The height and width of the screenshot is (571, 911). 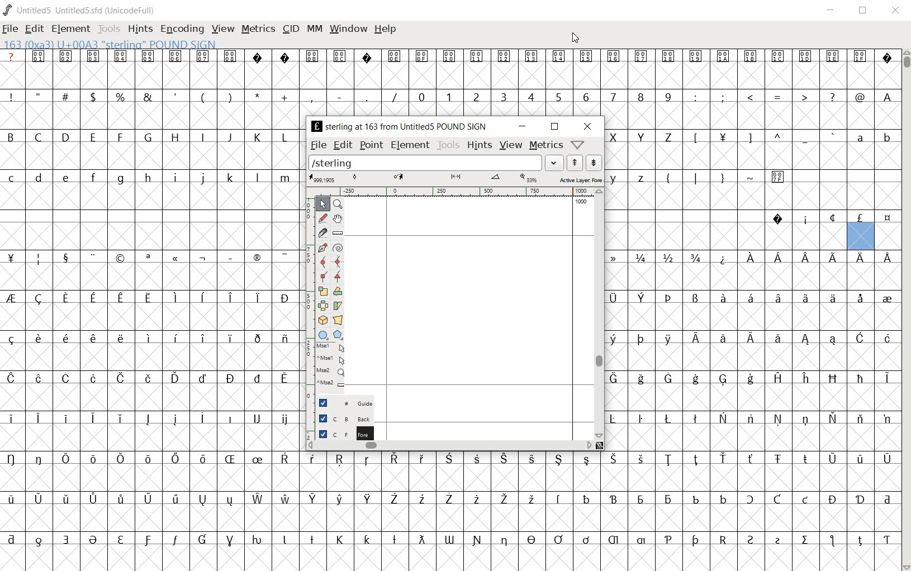 What do you see at coordinates (450, 445) in the screenshot?
I see `scrollbar` at bounding box center [450, 445].